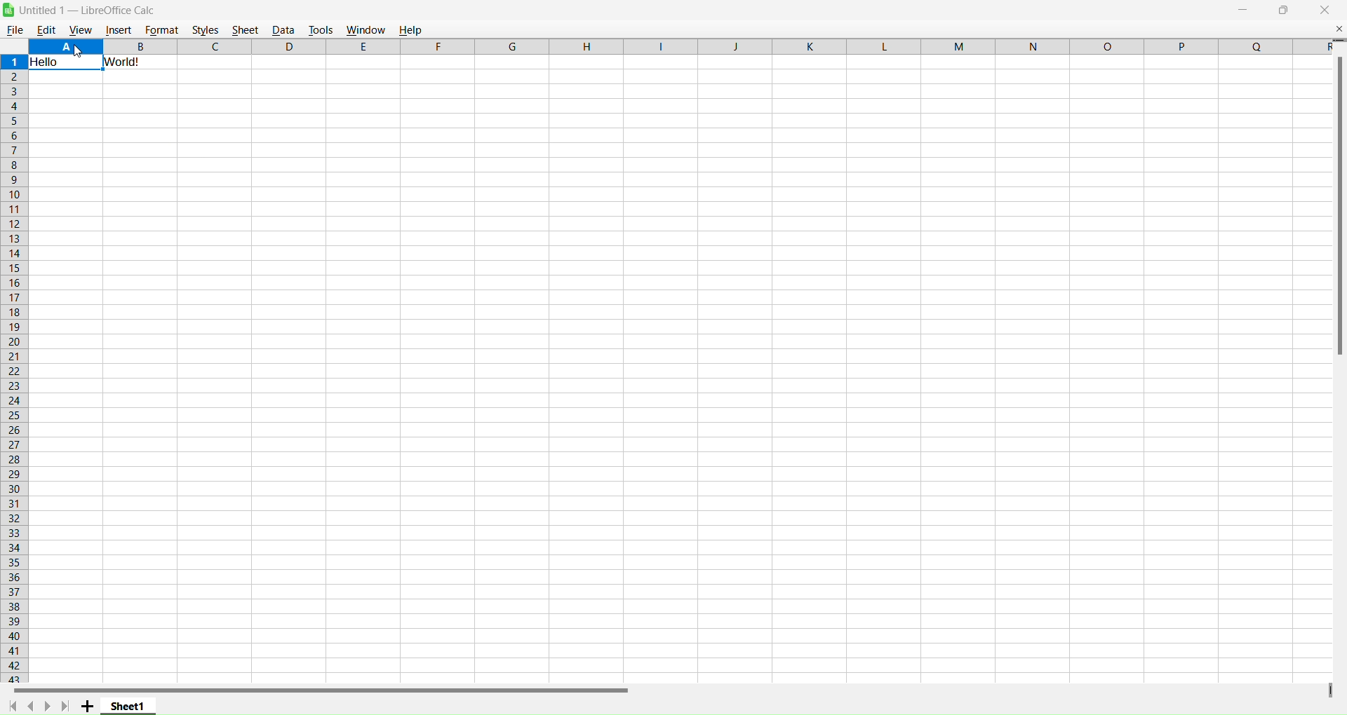 This screenshot has width=1347, height=715. Describe the element at coordinates (128, 705) in the screenshot. I see `Current Sheet` at that location.